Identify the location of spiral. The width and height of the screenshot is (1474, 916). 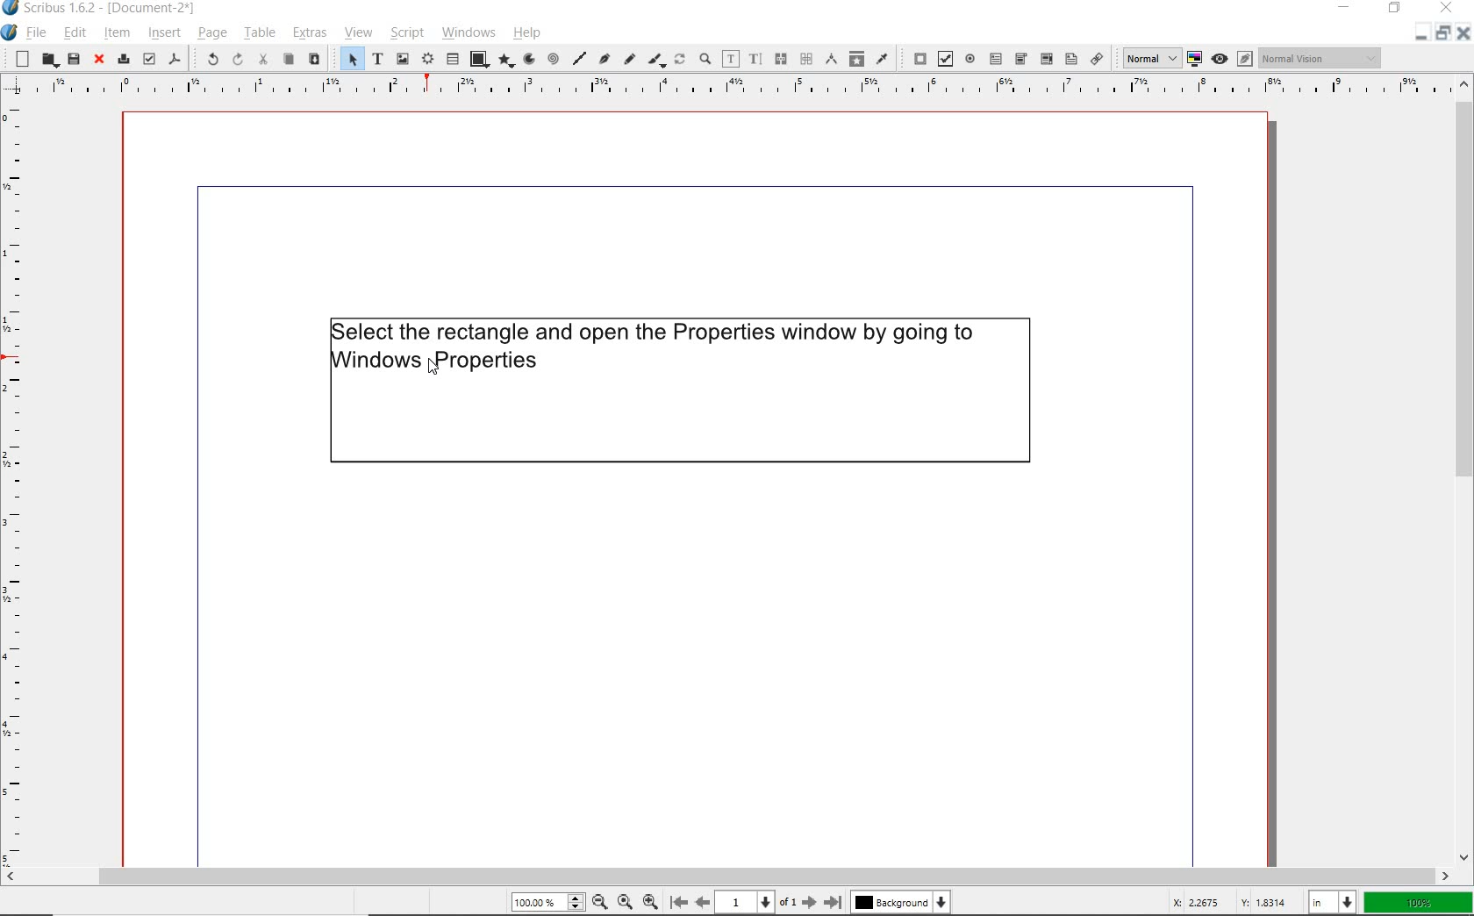
(553, 58).